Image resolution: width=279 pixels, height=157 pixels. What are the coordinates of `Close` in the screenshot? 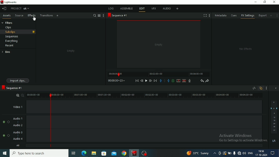 It's located at (274, 2).